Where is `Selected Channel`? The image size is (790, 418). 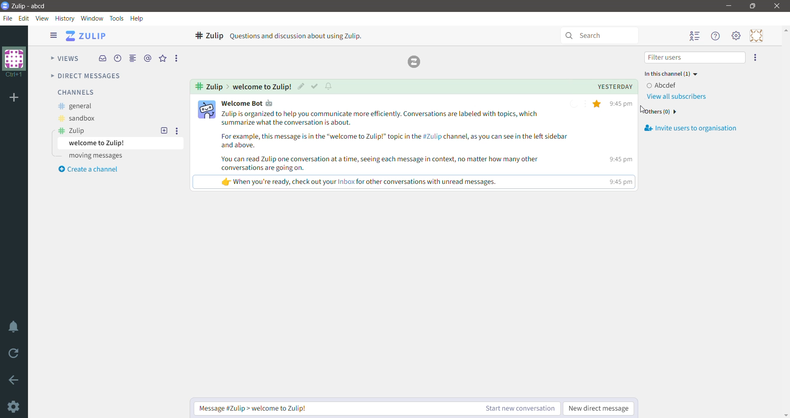 Selected Channel is located at coordinates (209, 87).